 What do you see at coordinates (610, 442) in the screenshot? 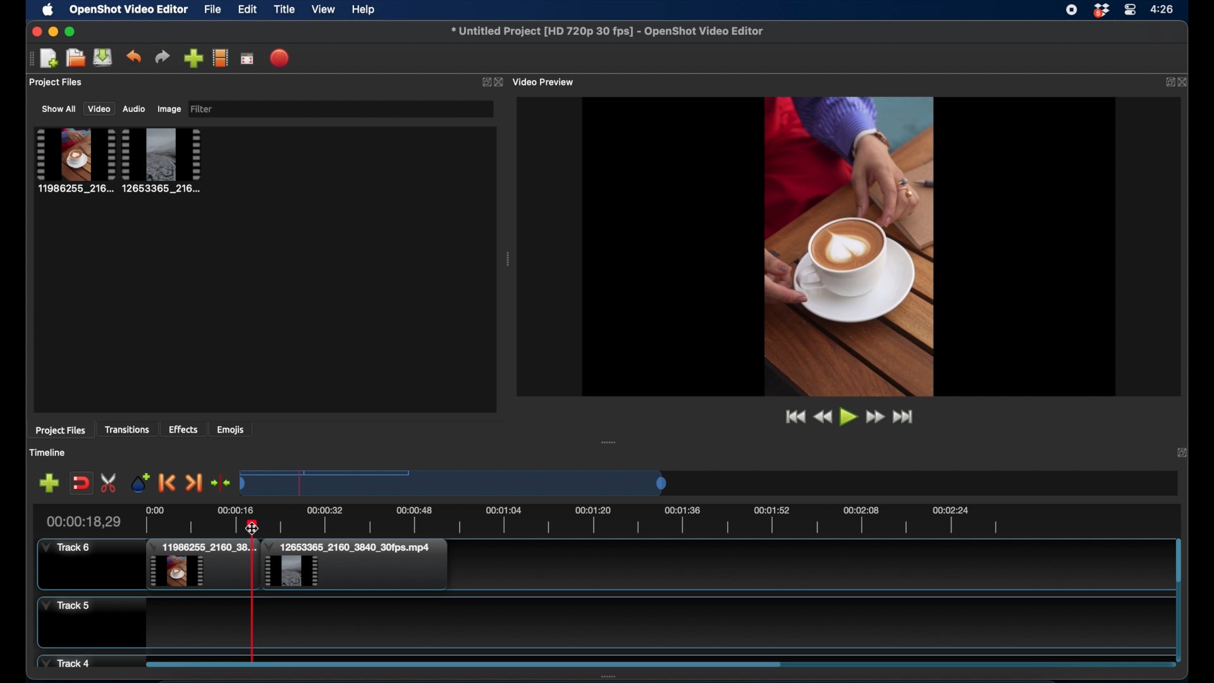
I see `drag handle` at bounding box center [610, 442].